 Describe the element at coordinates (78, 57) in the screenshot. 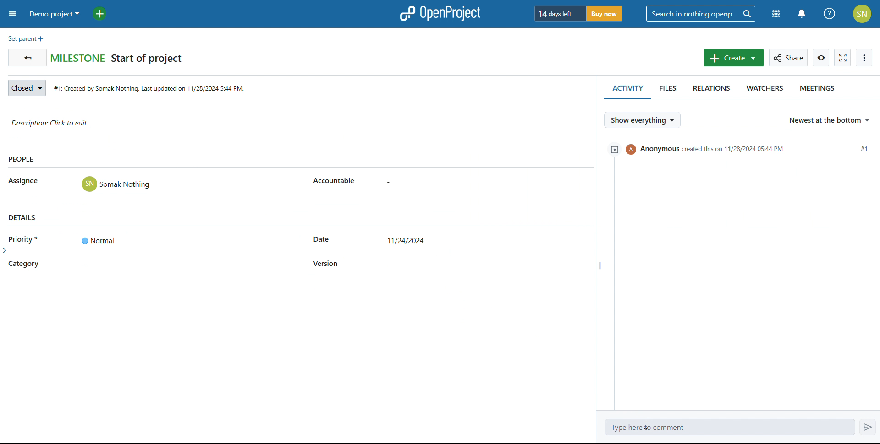

I see `milestone` at that location.